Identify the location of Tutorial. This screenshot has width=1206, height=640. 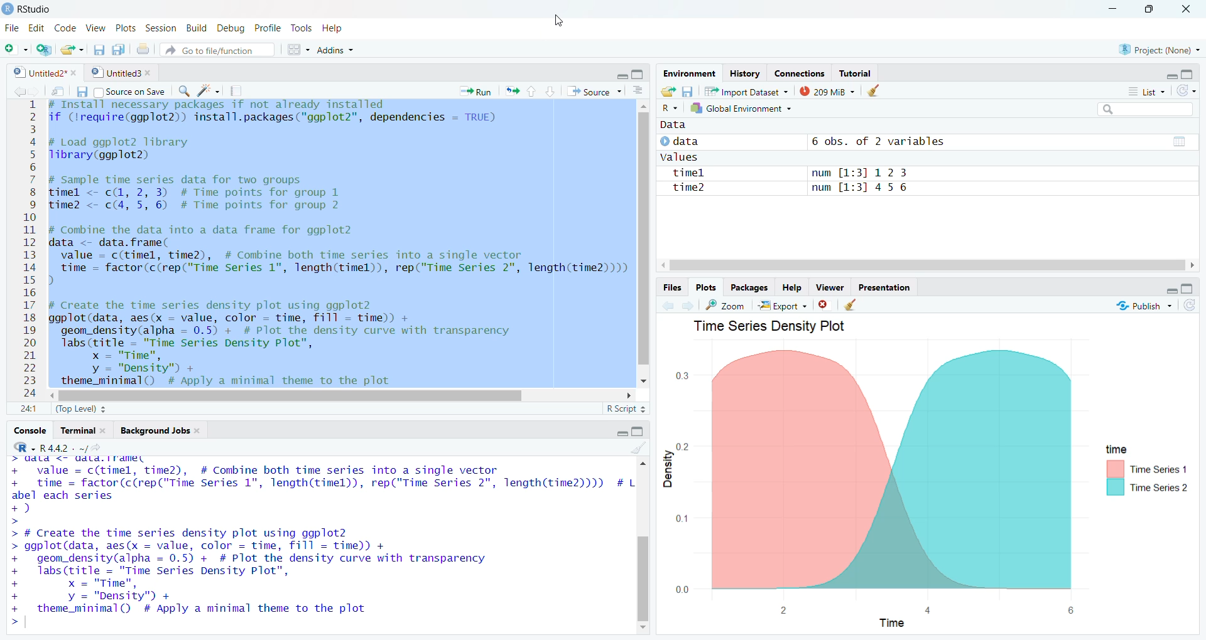
(856, 73).